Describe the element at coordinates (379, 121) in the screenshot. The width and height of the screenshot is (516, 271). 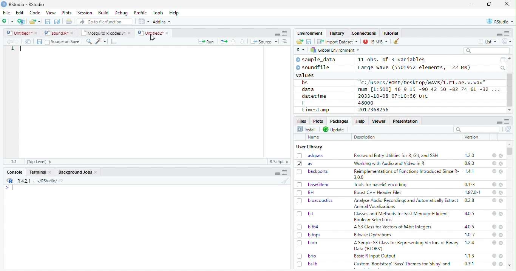
I see `Viewer` at that location.